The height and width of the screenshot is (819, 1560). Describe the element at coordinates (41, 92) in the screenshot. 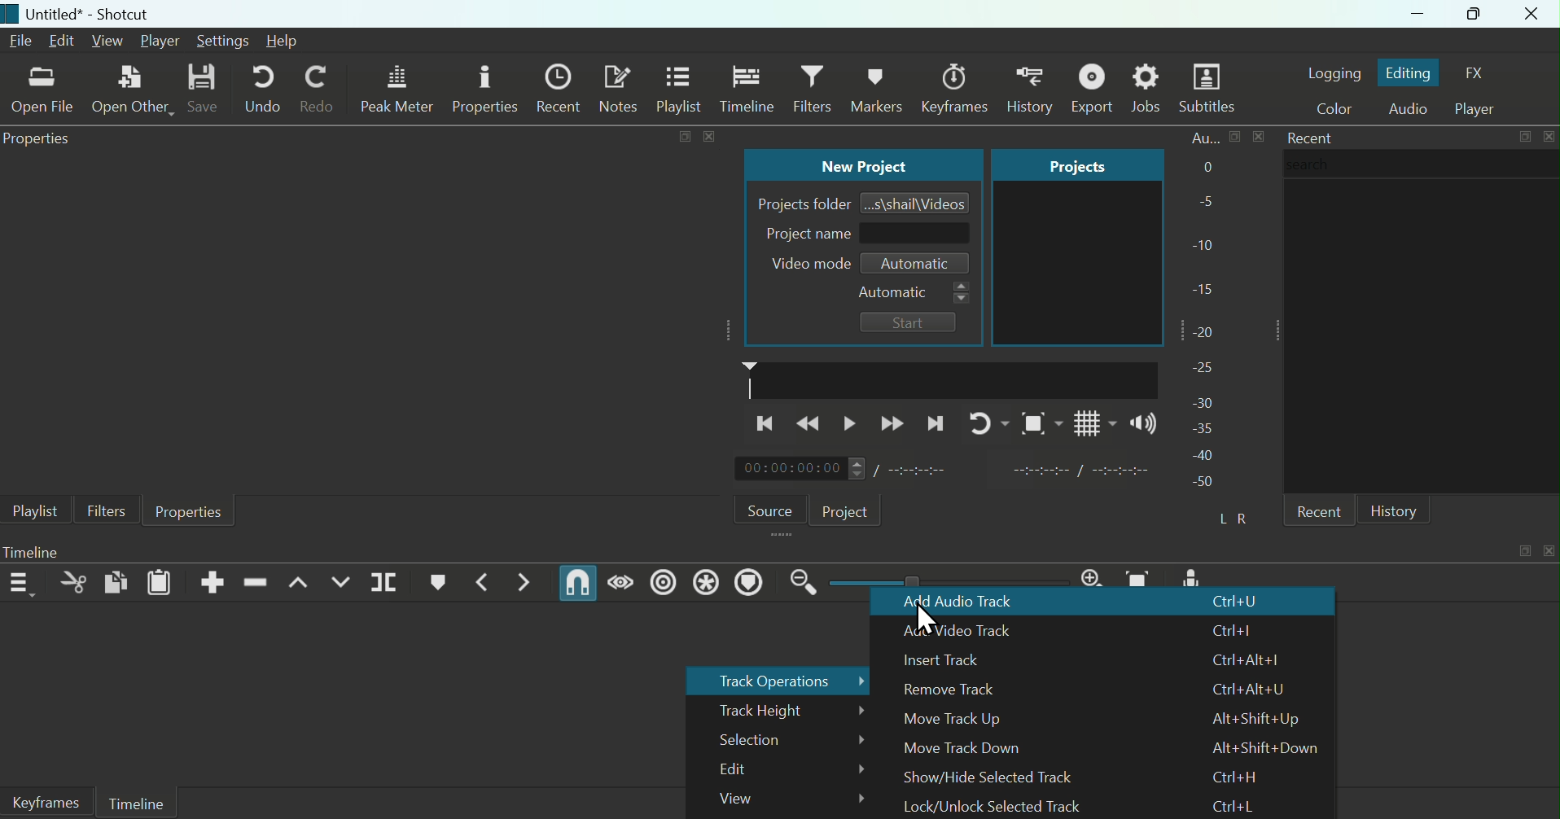

I see `Open File` at that location.